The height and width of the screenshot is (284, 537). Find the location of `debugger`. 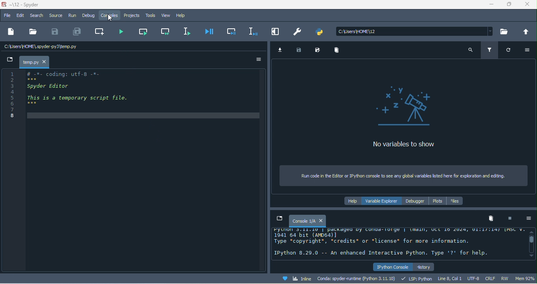

debugger is located at coordinates (416, 201).